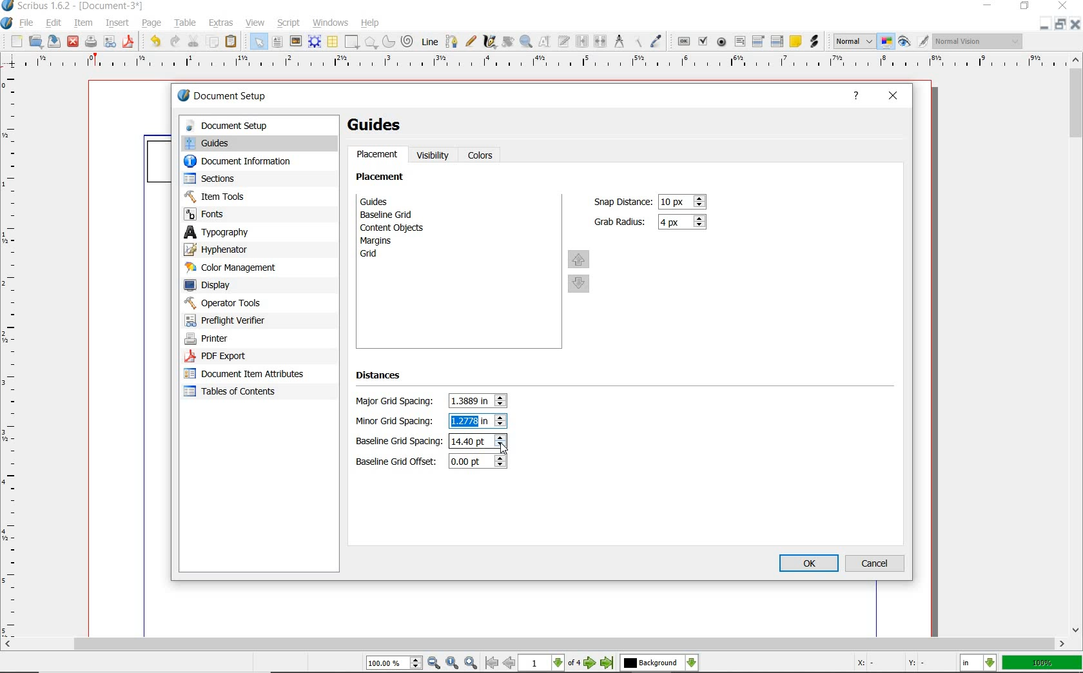  I want to click on pdf push button, so click(683, 41).